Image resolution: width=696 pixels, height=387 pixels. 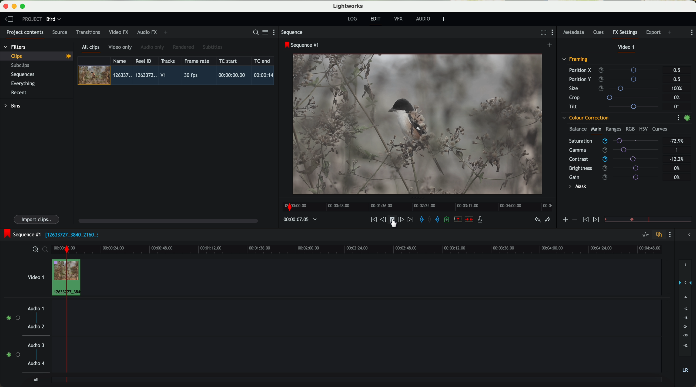 What do you see at coordinates (292, 32) in the screenshot?
I see `sequence` at bounding box center [292, 32].